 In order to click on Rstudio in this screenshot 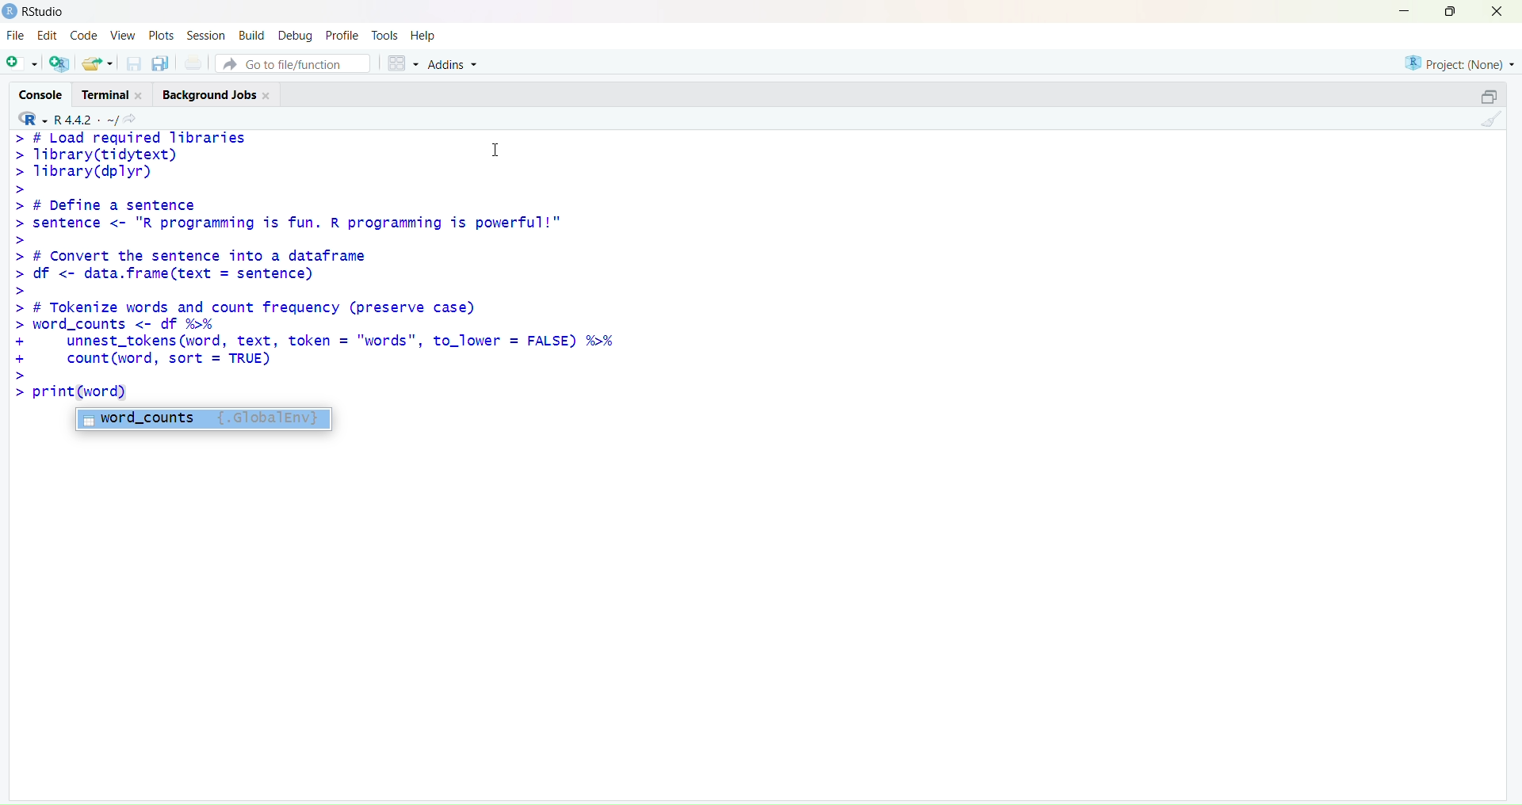, I will do `click(36, 12)`.